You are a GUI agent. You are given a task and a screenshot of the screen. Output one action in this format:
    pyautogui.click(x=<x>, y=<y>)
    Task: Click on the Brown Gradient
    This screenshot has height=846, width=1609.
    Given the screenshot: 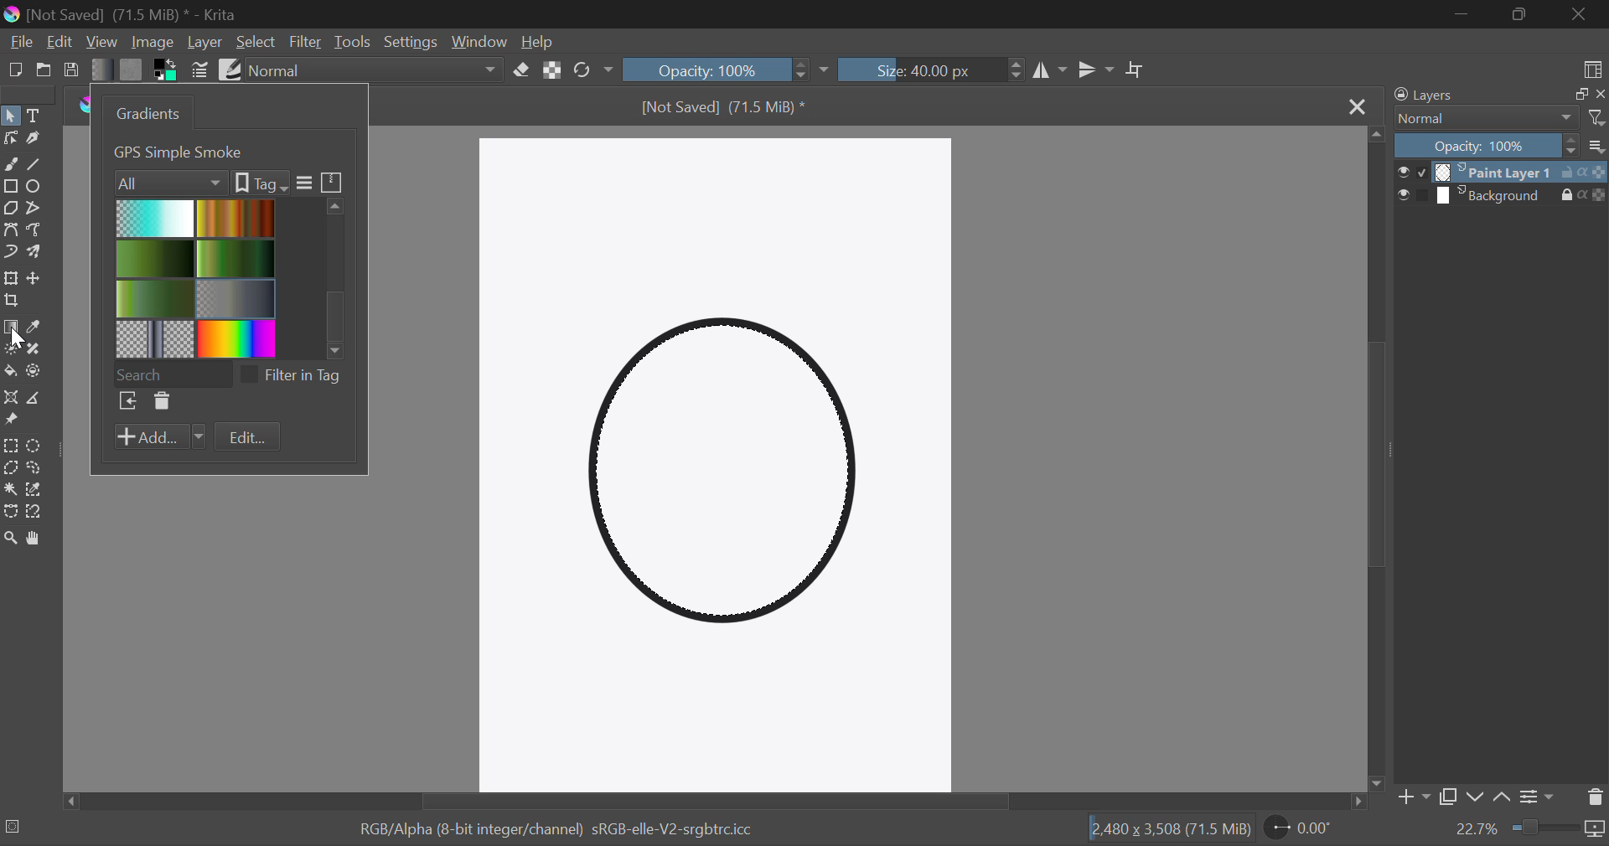 What is the action you would take?
    pyautogui.click(x=237, y=219)
    